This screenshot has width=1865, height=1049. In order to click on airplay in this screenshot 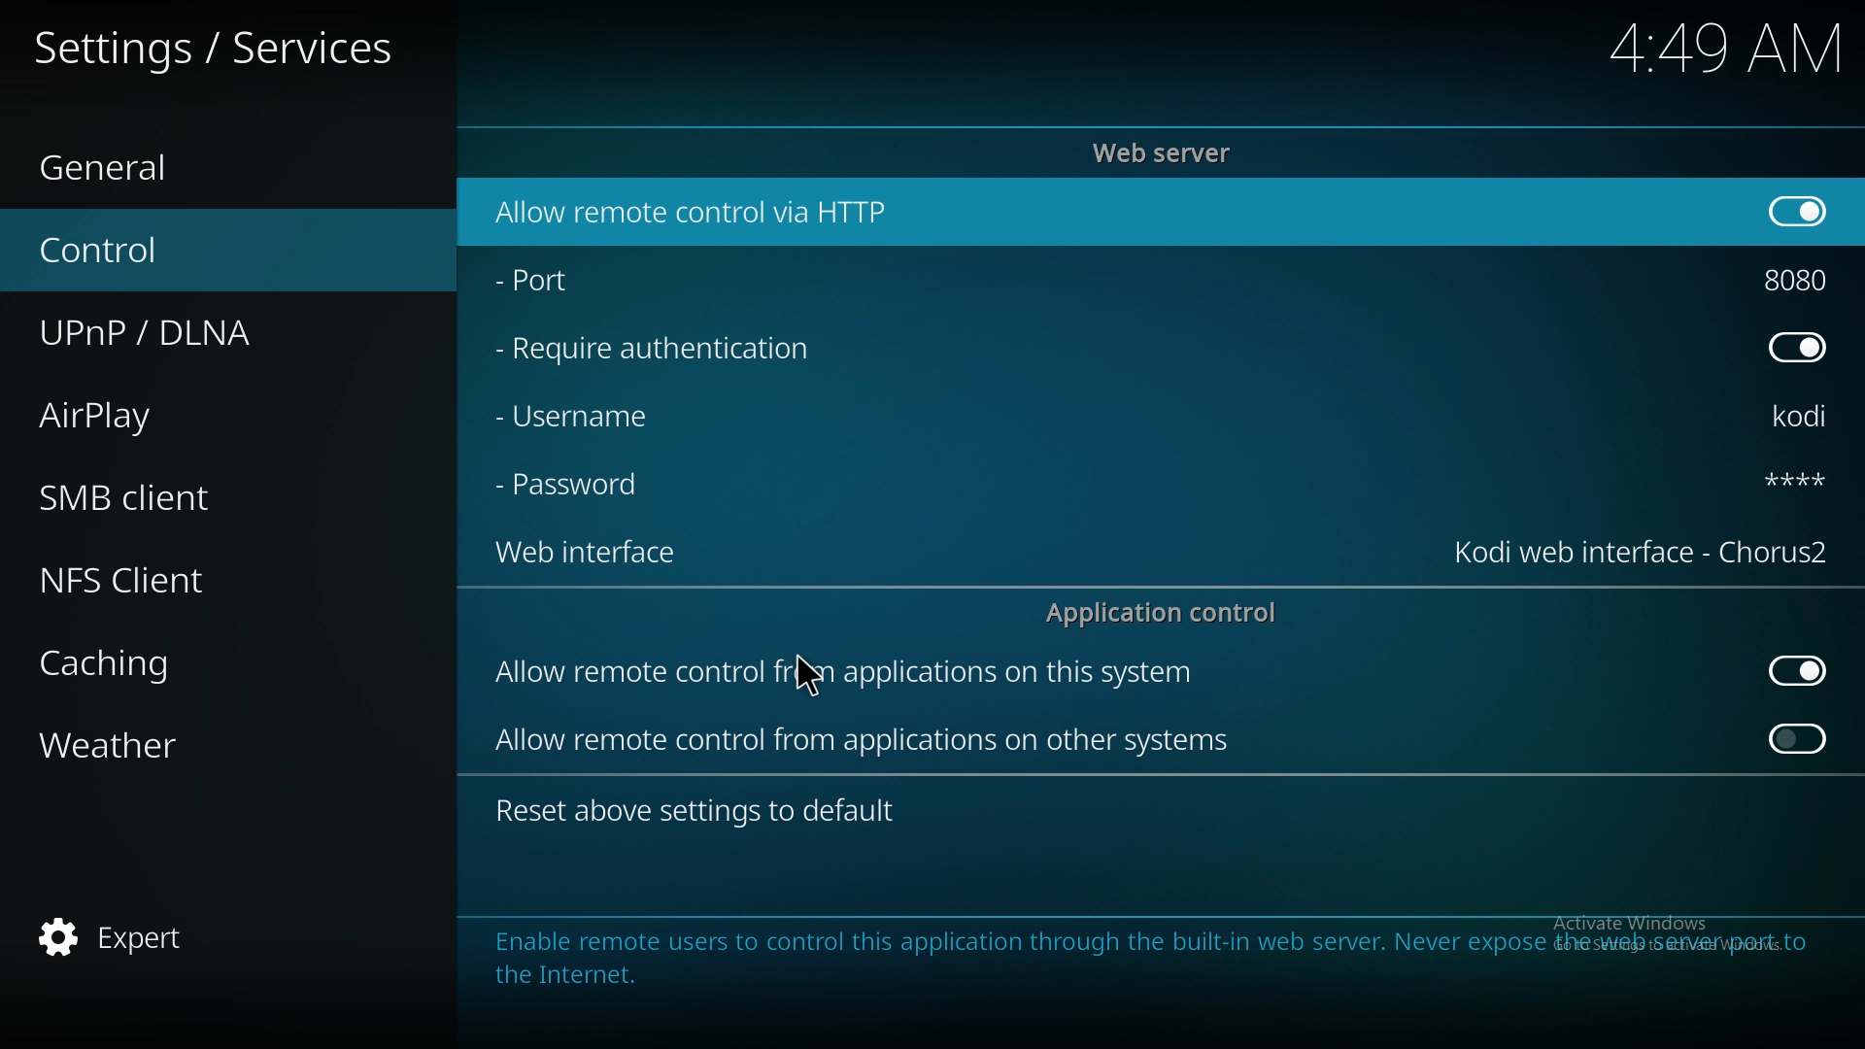, I will do `click(146, 418)`.